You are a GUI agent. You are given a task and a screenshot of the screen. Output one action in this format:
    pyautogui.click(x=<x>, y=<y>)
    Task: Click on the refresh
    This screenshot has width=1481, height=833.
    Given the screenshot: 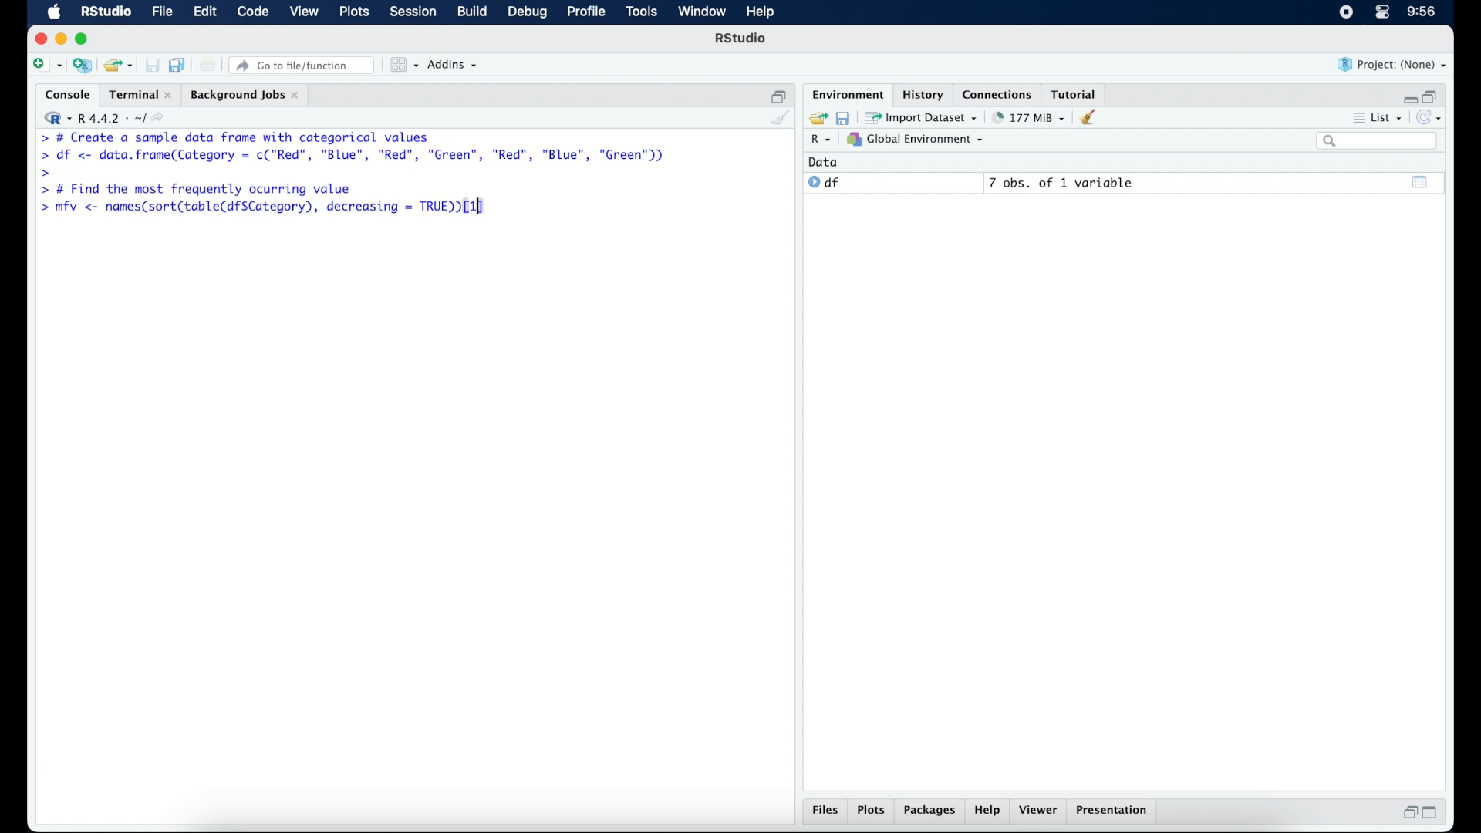 What is the action you would take?
    pyautogui.click(x=1431, y=116)
    